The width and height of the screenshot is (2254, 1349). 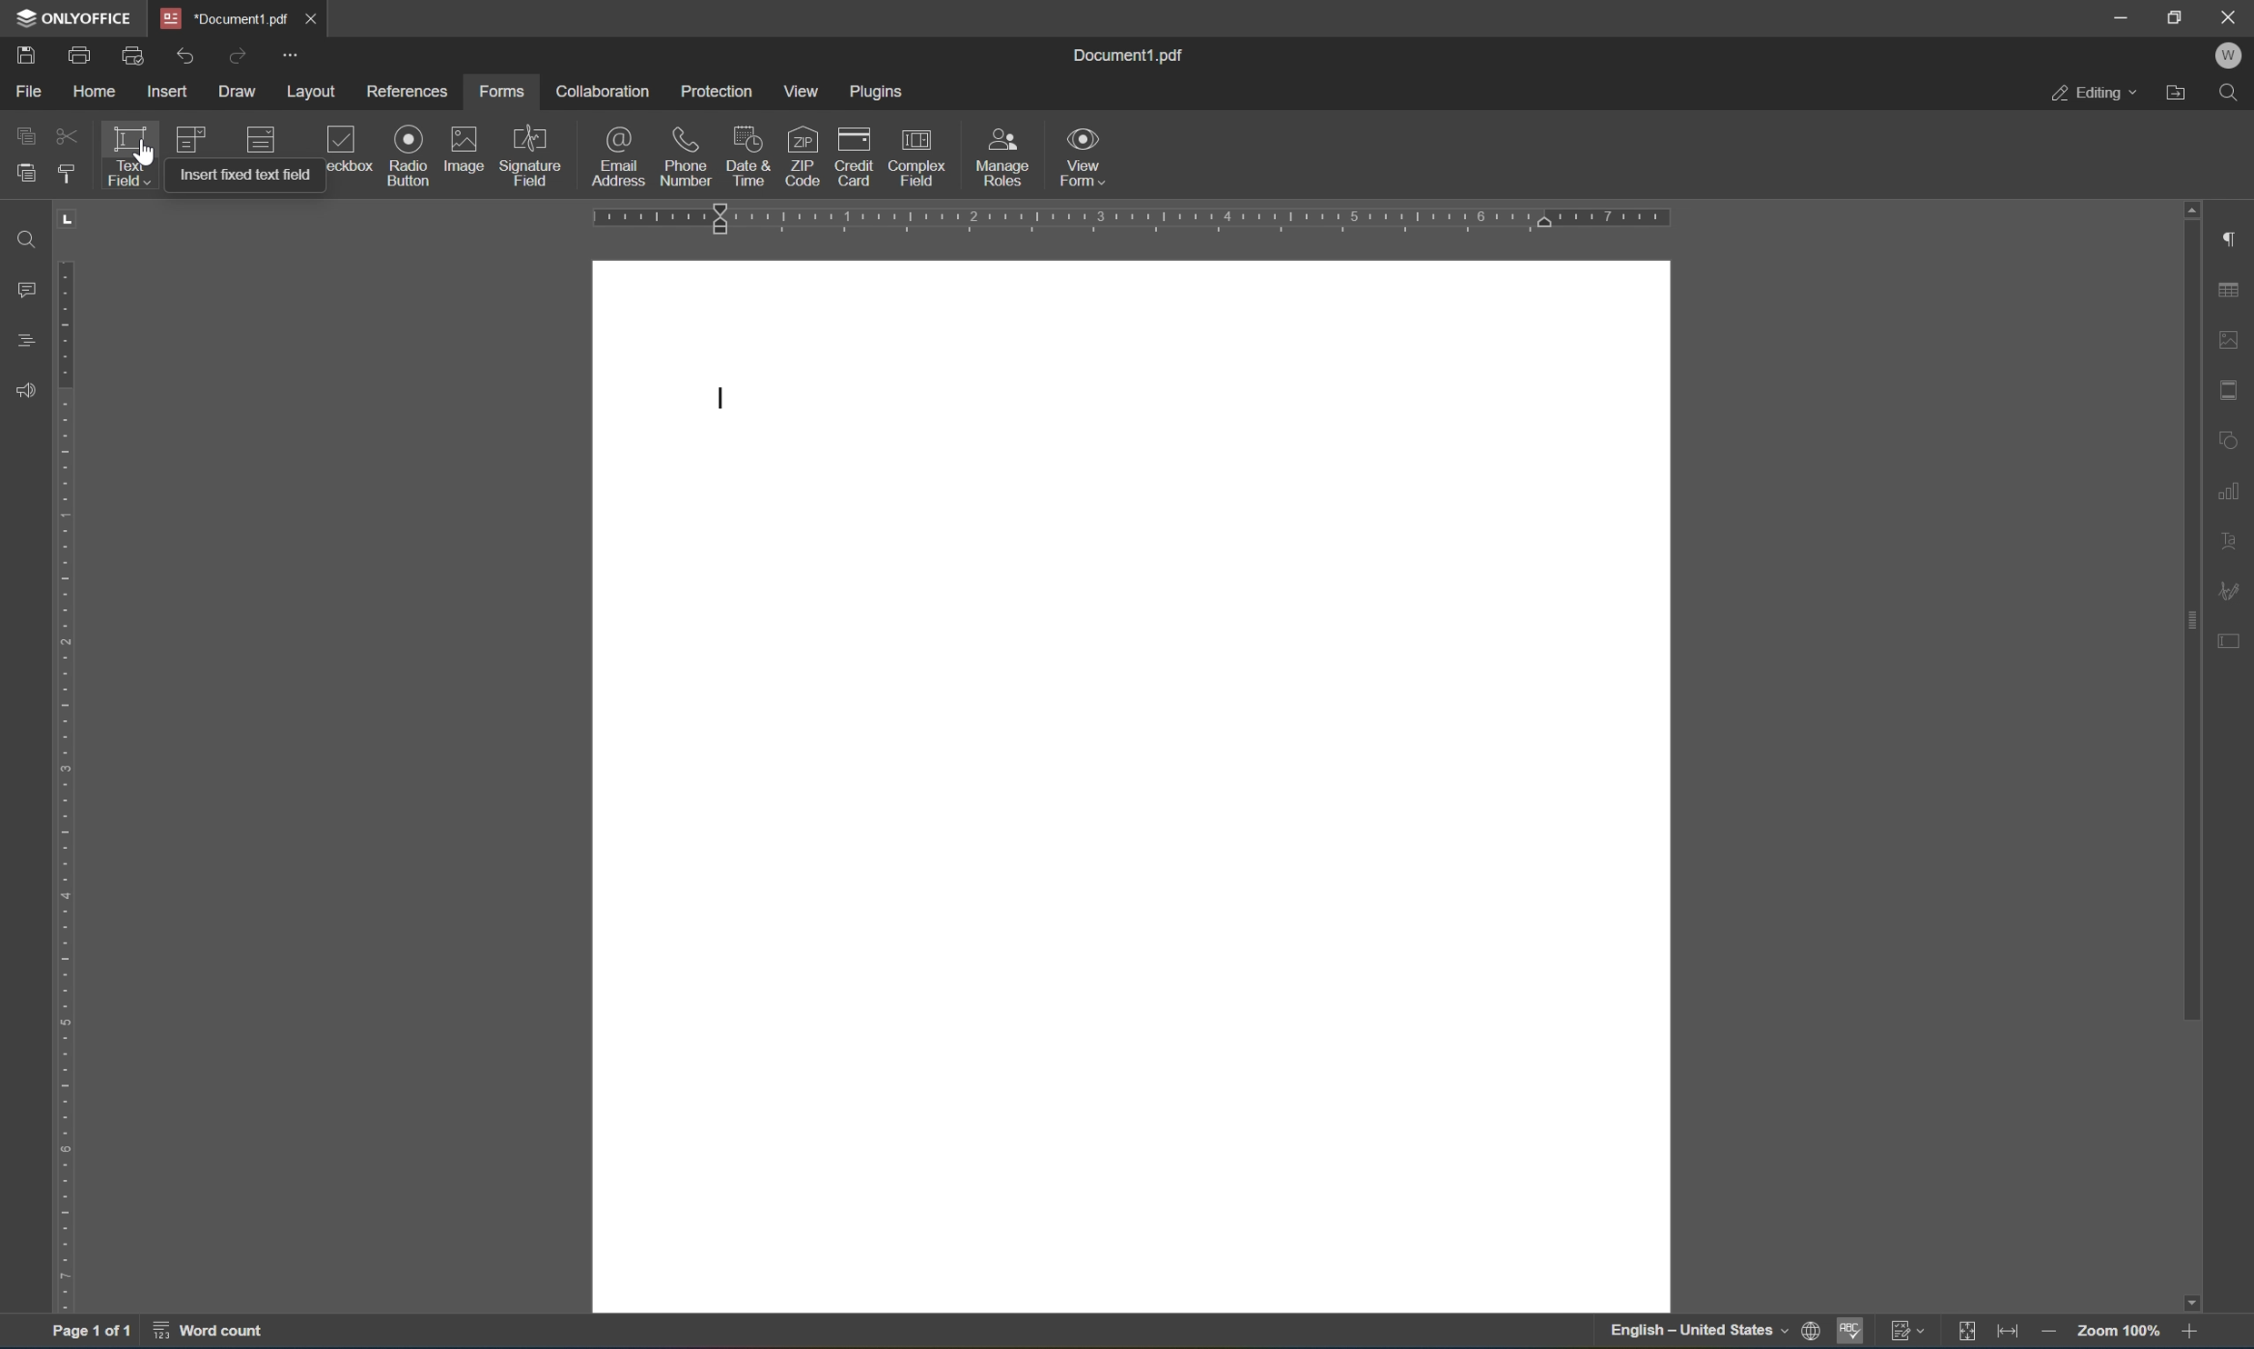 What do you see at coordinates (2230, 235) in the screenshot?
I see `paragraph settings` at bounding box center [2230, 235].